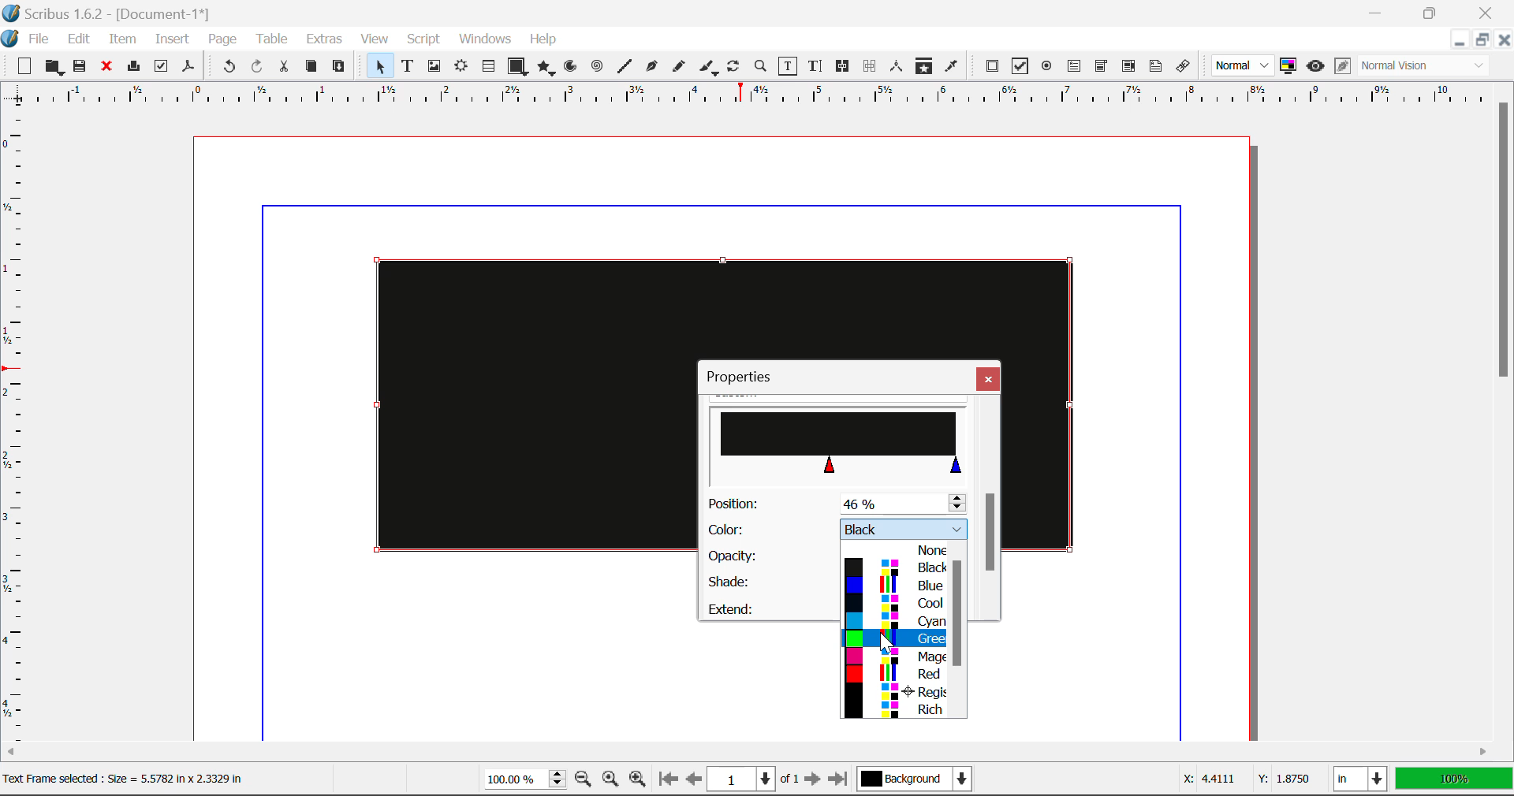  What do you see at coordinates (123, 41) in the screenshot?
I see `Item` at bounding box center [123, 41].